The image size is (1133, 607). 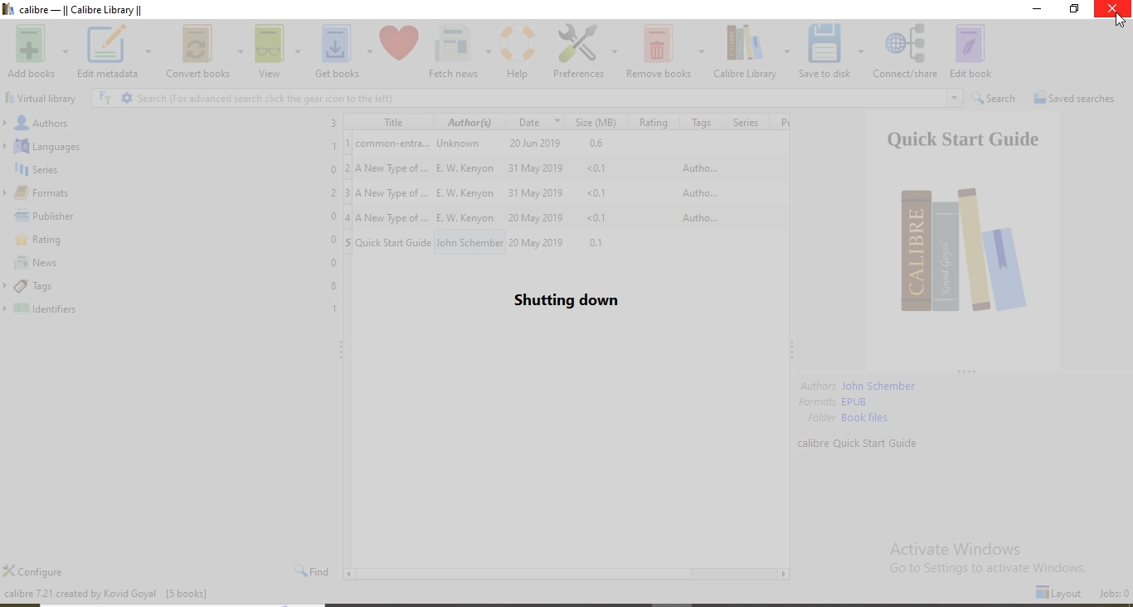 What do you see at coordinates (469, 242) in the screenshot?
I see `John Schember` at bounding box center [469, 242].